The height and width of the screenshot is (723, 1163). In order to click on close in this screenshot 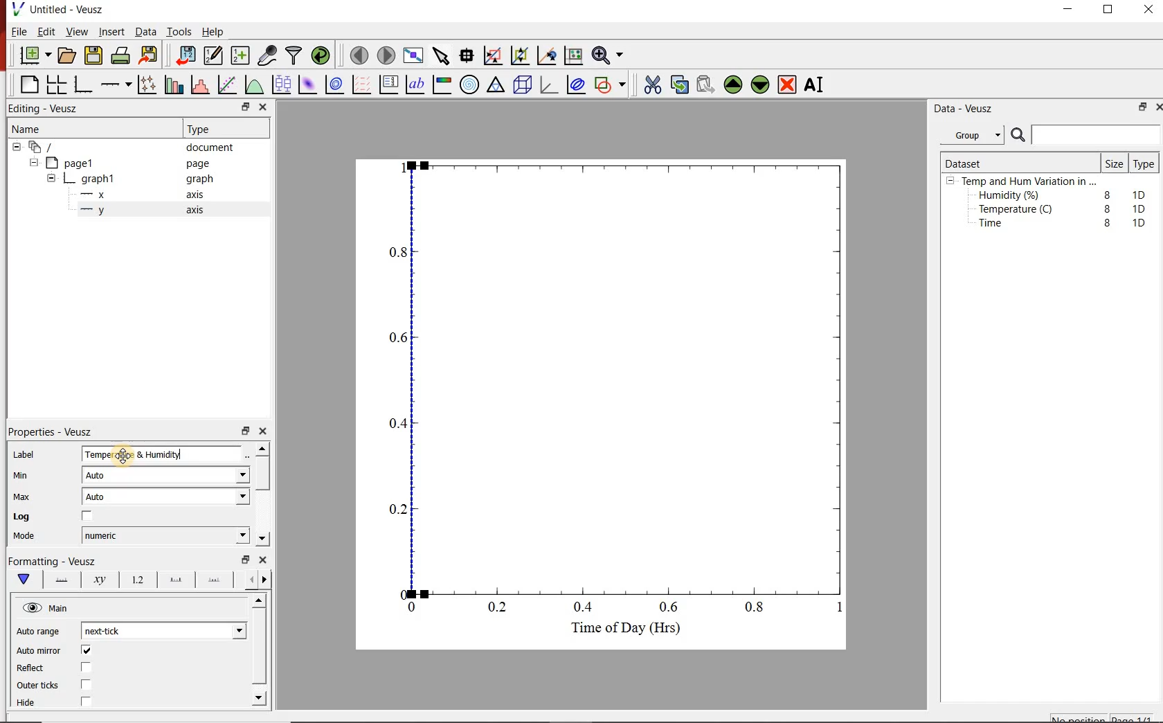, I will do `click(1149, 10)`.